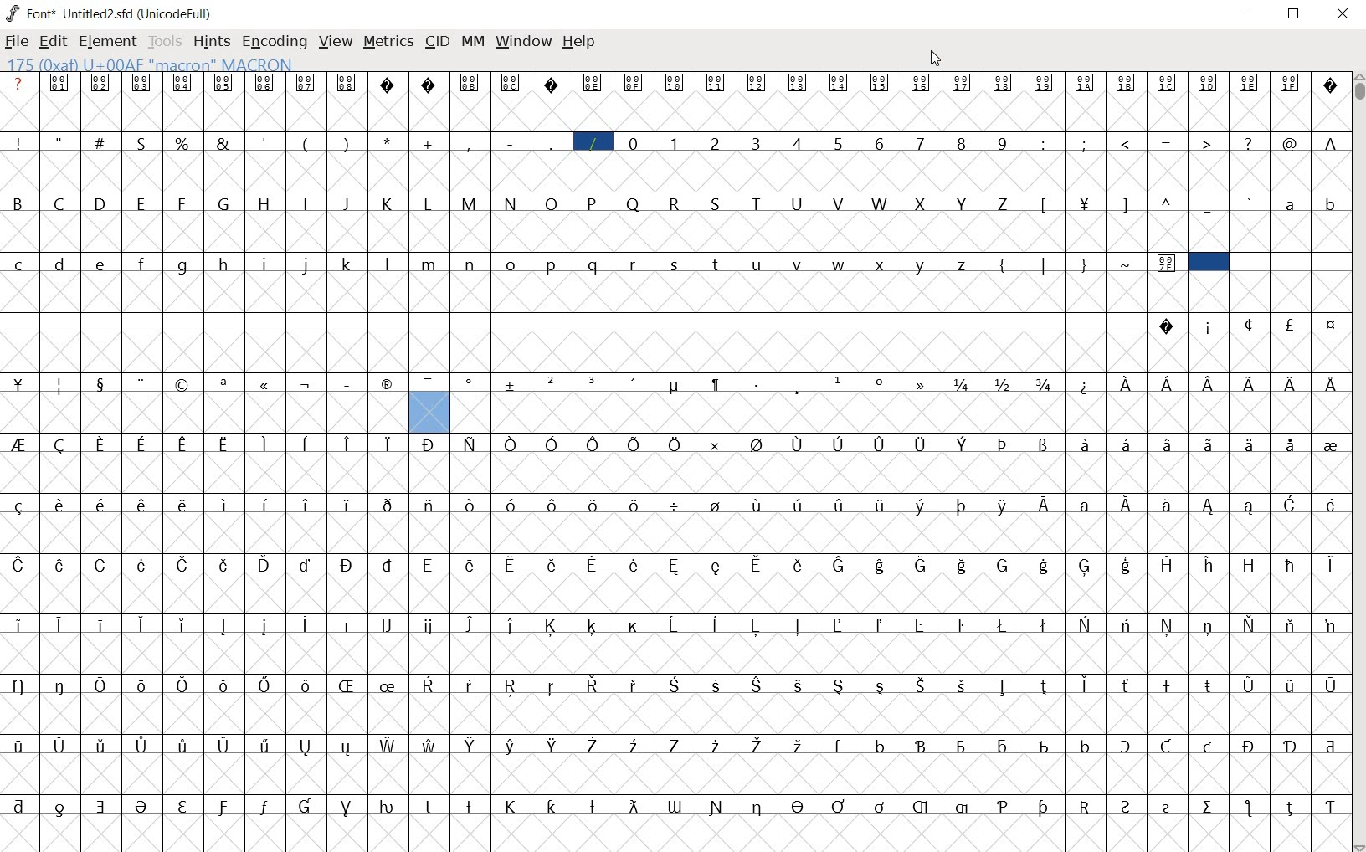  I want to click on Symbol, so click(1045, 503).